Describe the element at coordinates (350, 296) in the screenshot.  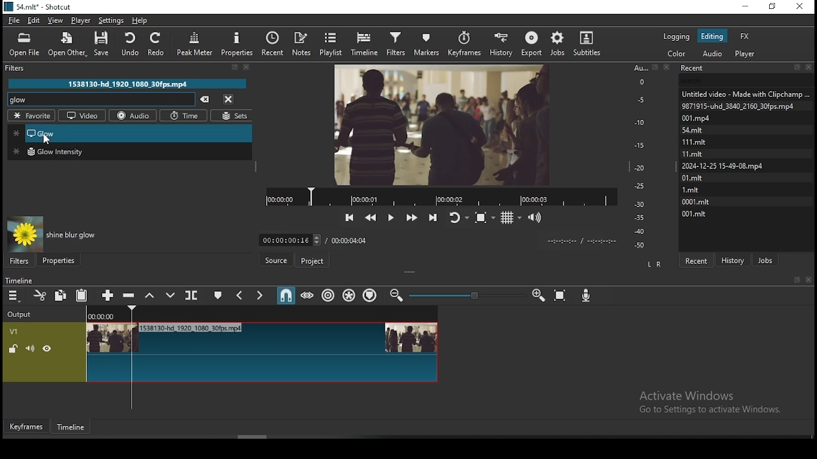
I see `ripple all tracks` at that location.